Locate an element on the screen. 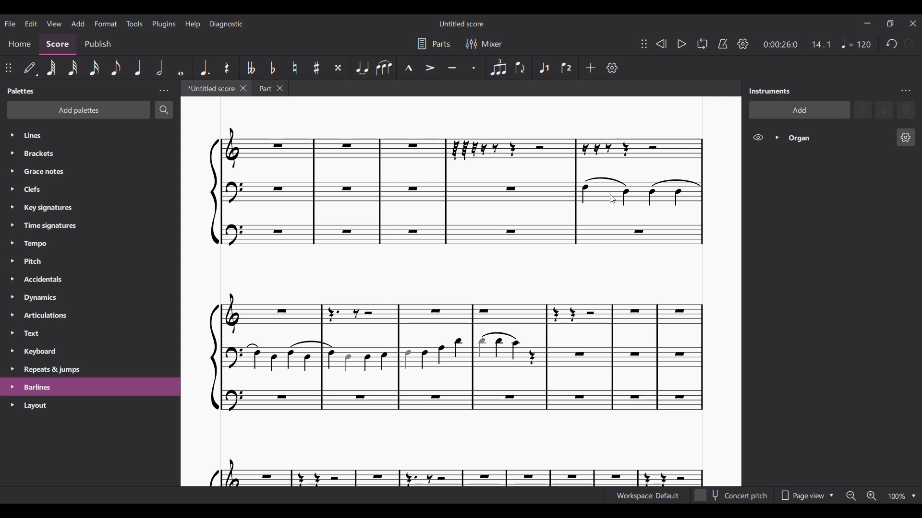 Image resolution: width=922 pixels, height=518 pixels. Mixer settings is located at coordinates (485, 44).